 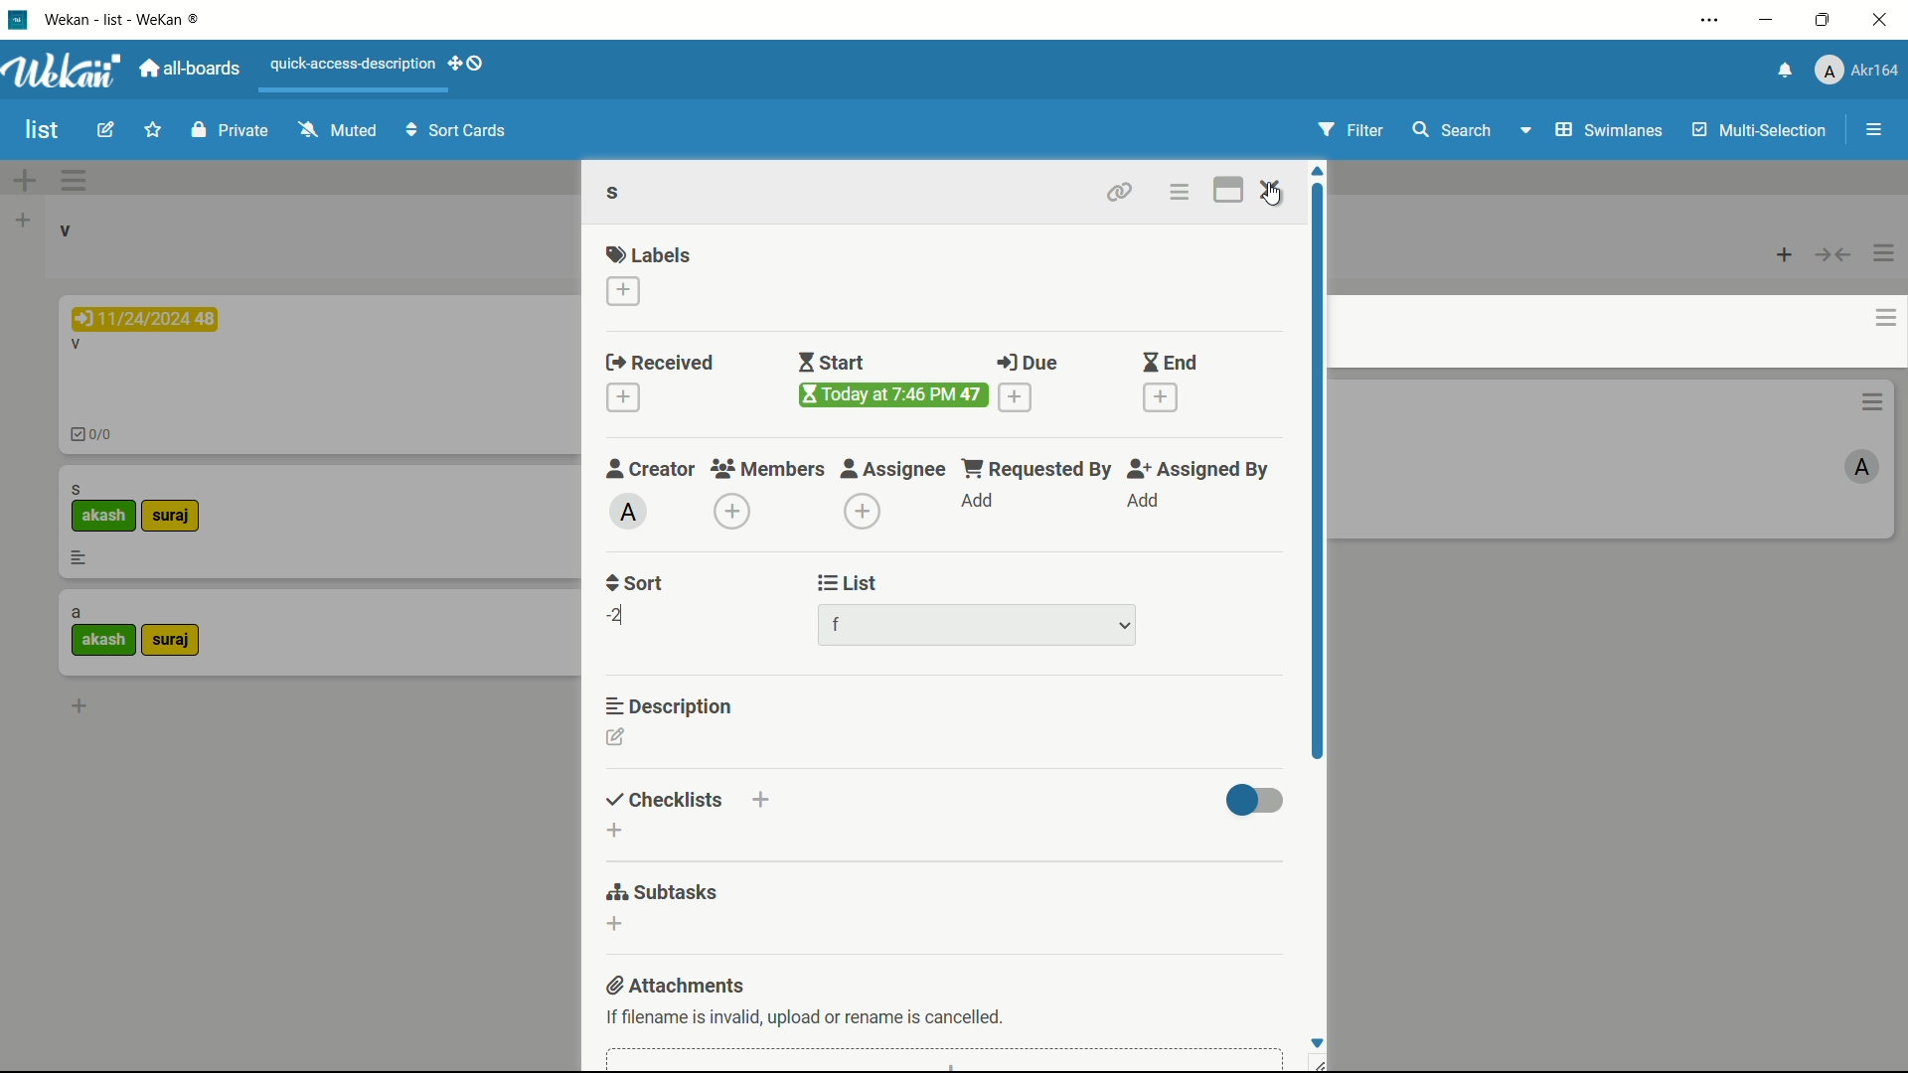 What do you see at coordinates (104, 517) in the screenshot?
I see `label-1` at bounding box center [104, 517].